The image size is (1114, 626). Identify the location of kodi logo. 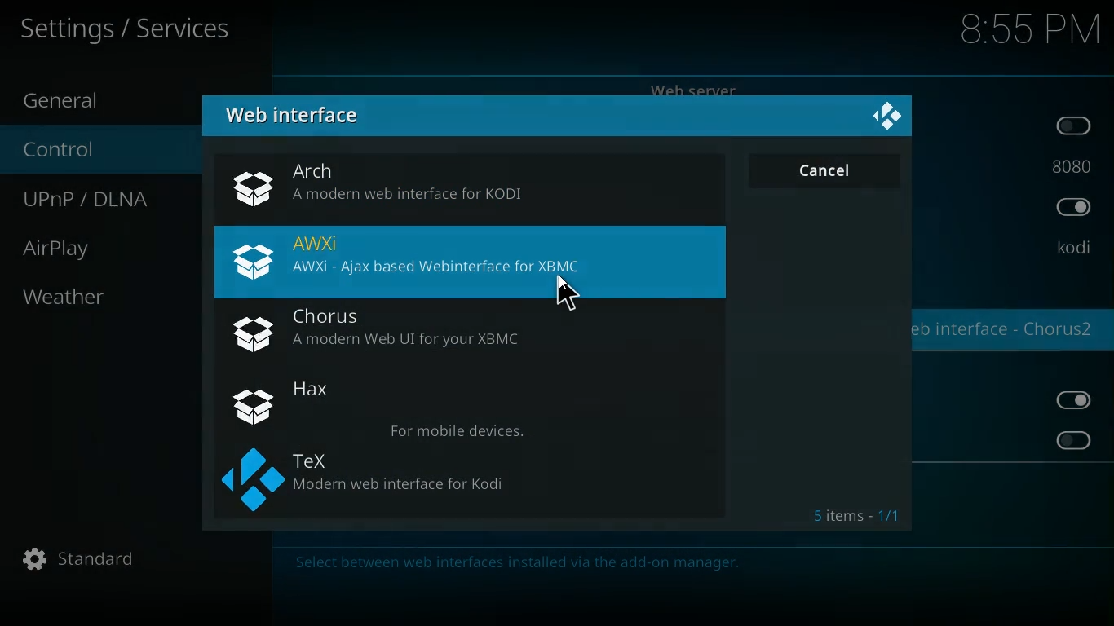
(887, 117).